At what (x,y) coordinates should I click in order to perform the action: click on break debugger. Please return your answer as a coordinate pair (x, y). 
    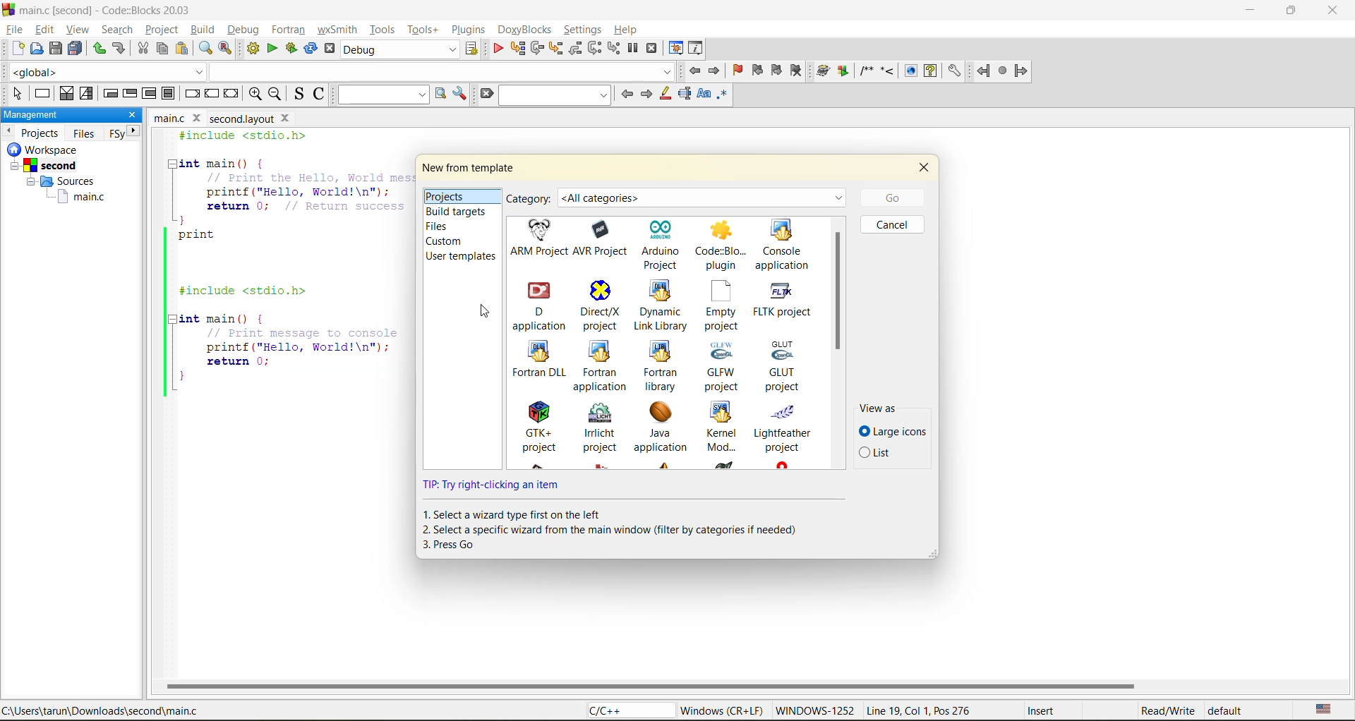
    Looking at the image, I should click on (633, 49).